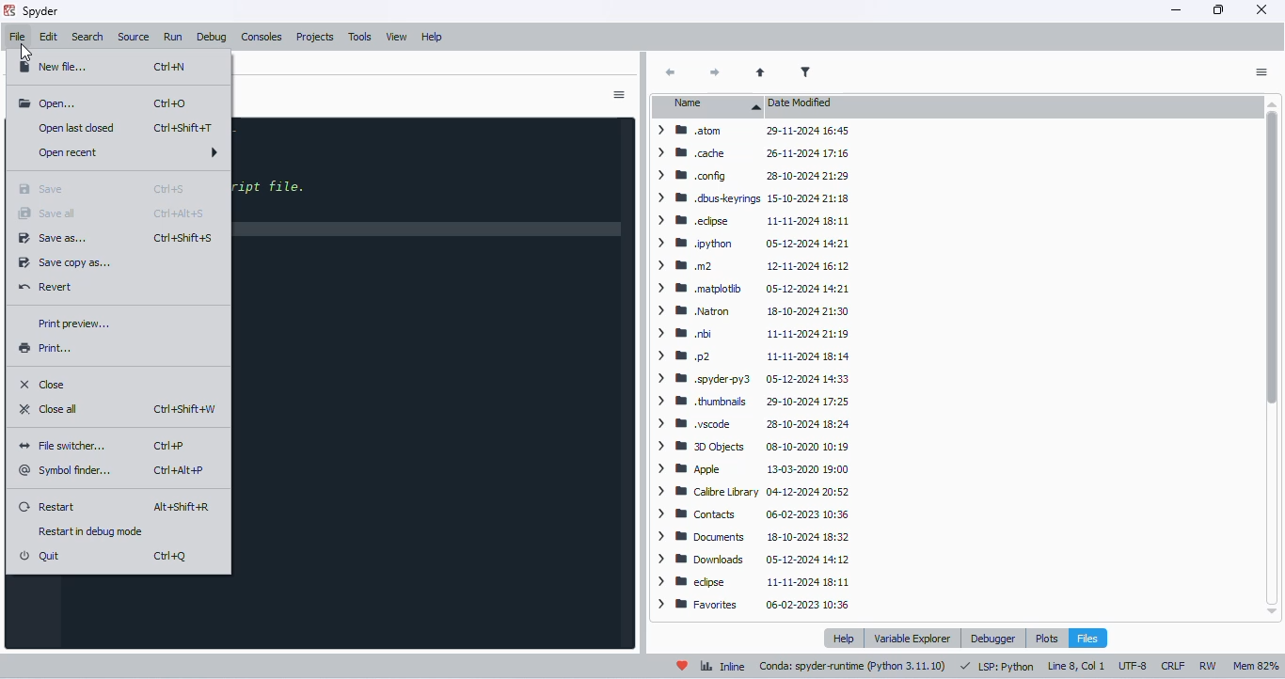 This screenshot has height=679, width=1285. What do you see at coordinates (1173, 666) in the screenshot?
I see `CRLF` at bounding box center [1173, 666].